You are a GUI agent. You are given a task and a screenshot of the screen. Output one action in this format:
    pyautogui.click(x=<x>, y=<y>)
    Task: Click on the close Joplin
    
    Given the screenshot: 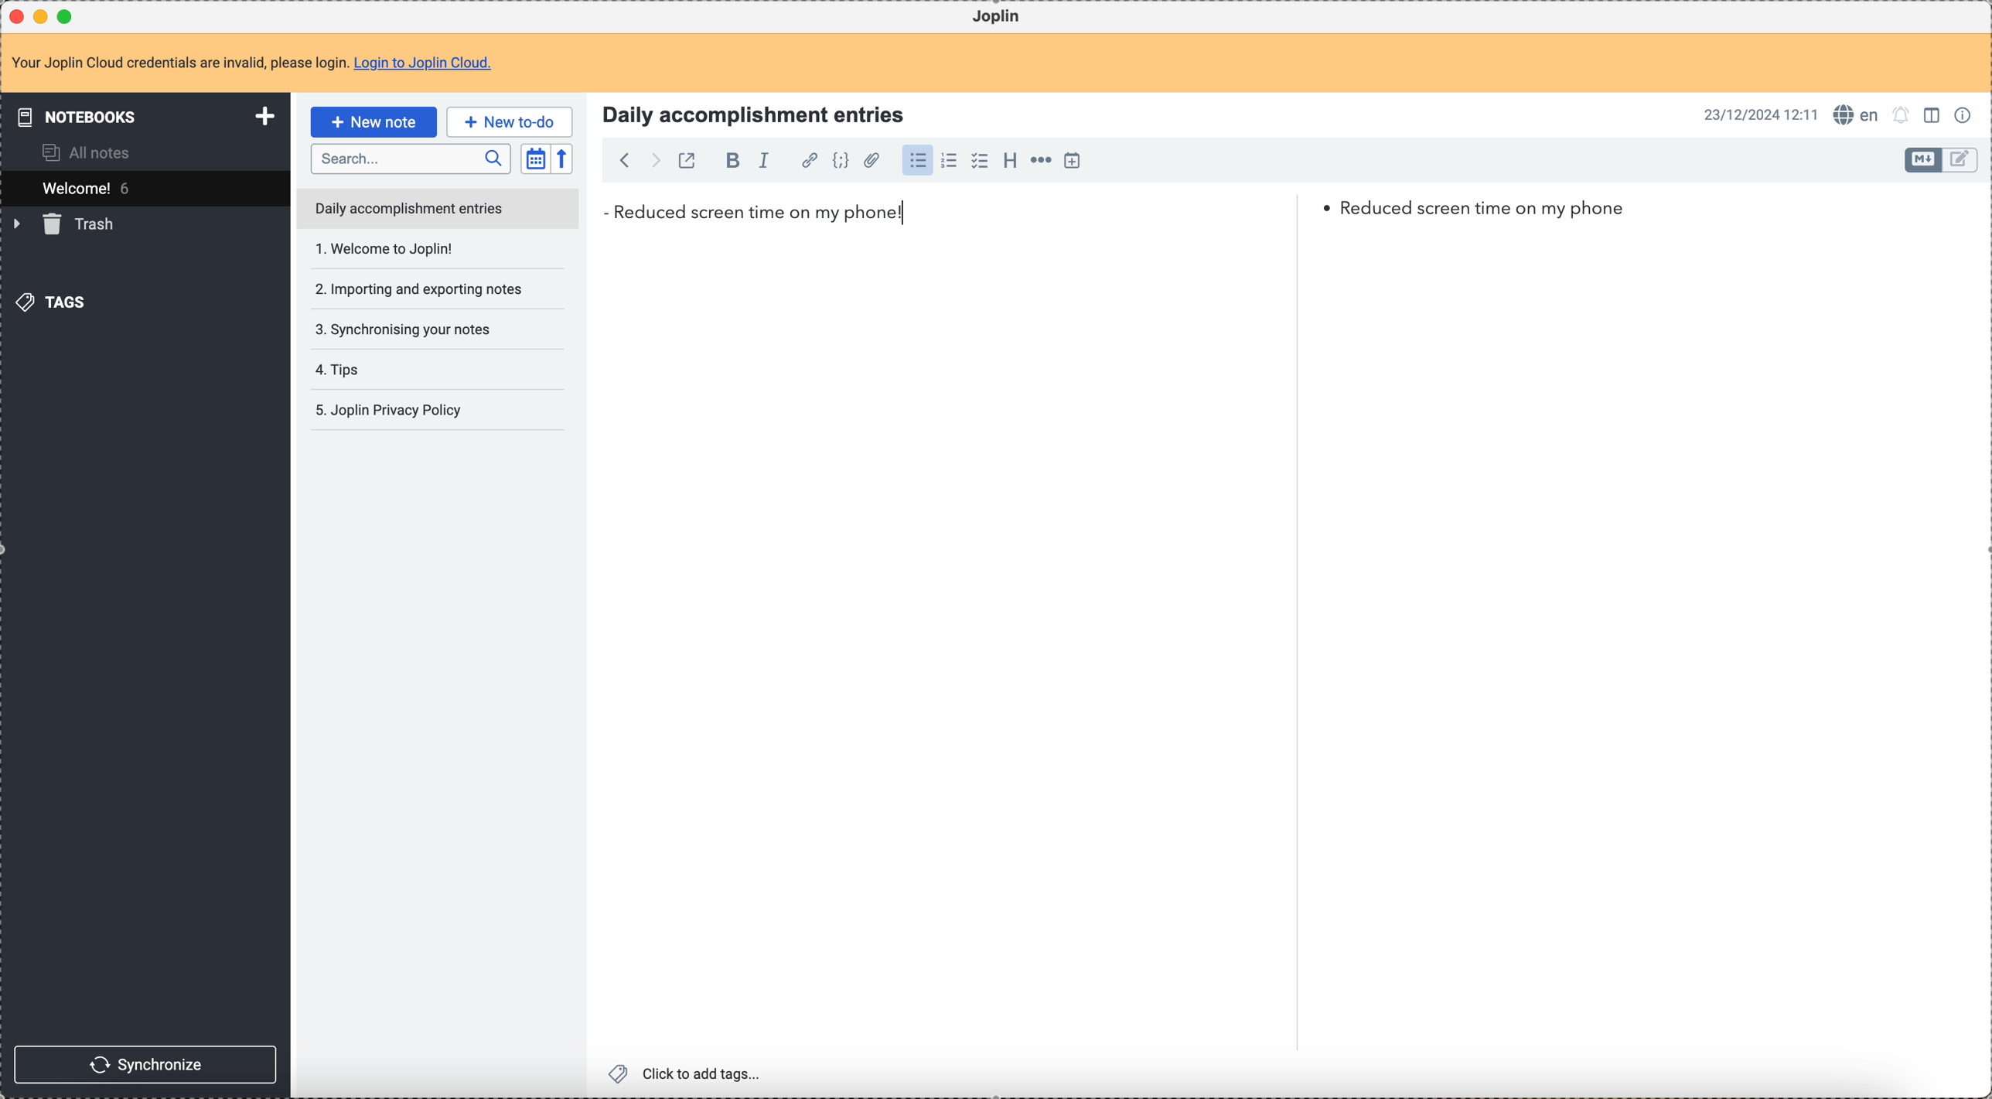 What is the action you would take?
    pyautogui.click(x=19, y=16)
    